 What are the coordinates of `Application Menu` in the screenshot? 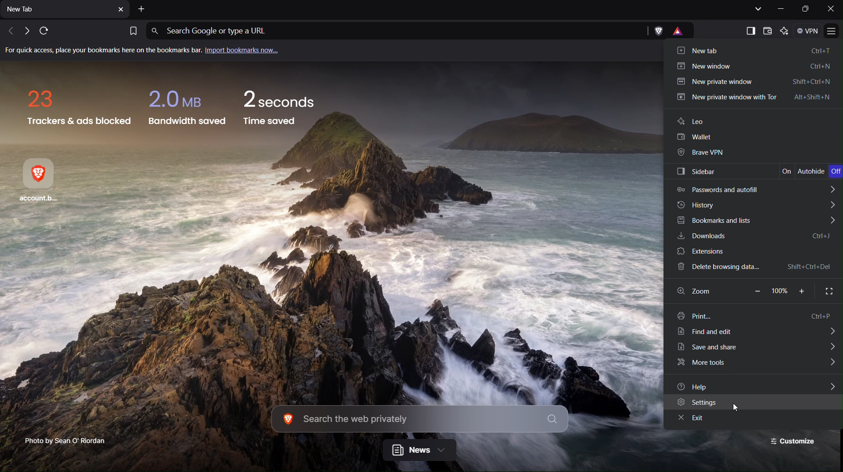 It's located at (833, 32).